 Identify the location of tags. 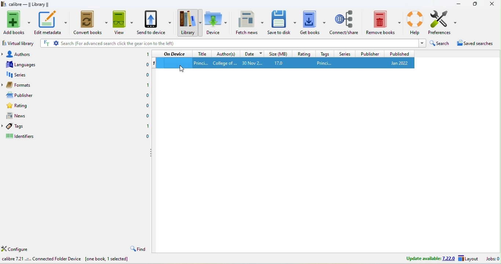
(323, 53).